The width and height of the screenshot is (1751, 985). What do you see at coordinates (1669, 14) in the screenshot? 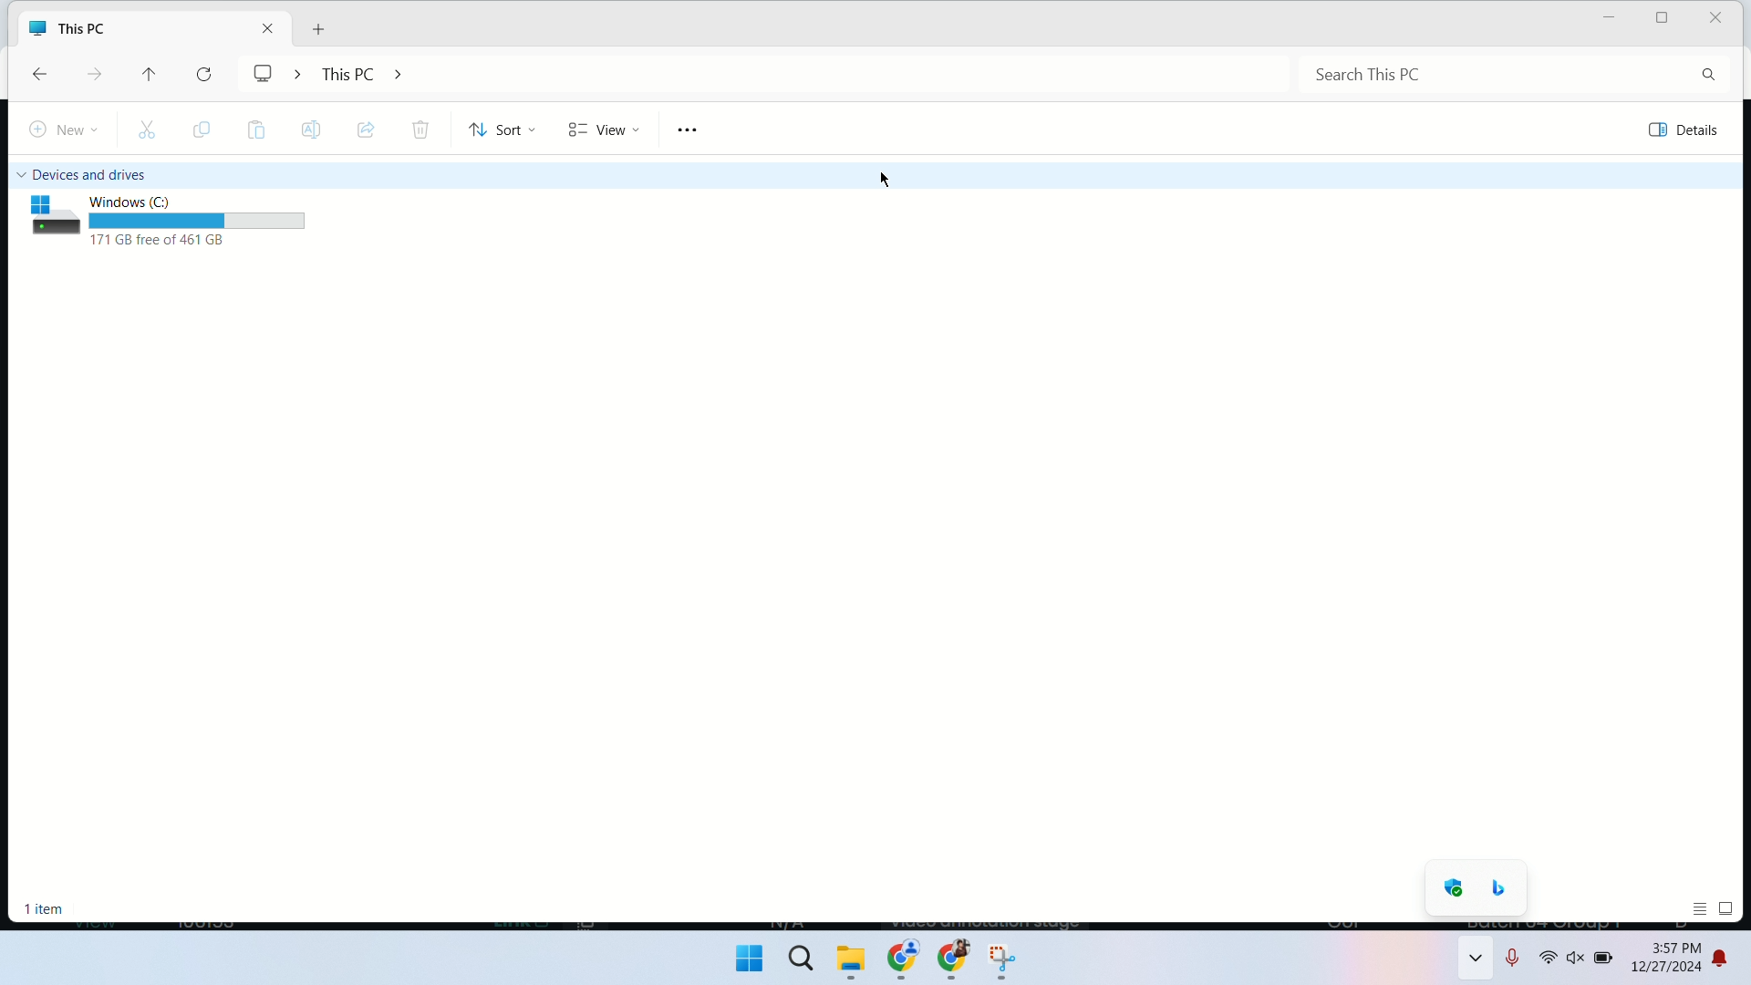
I see `maximize` at bounding box center [1669, 14].